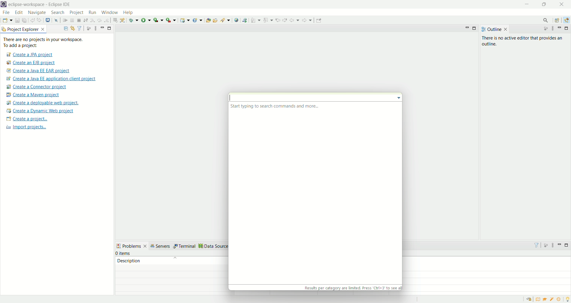 The width and height of the screenshot is (571, 303). What do you see at coordinates (7, 13) in the screenshot?
I see `file` at bounding box center [7, 13].